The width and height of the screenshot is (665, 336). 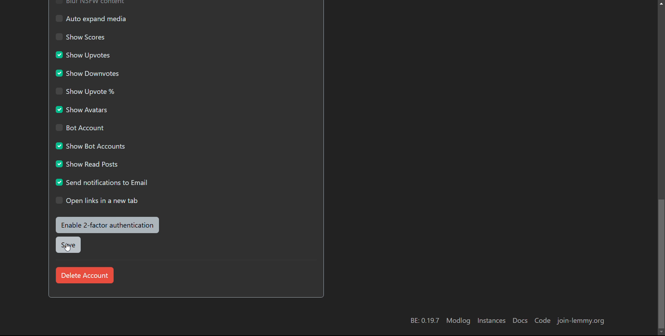 What do you see at coordinates (84, 275) in the screenshot?
I see `delete account` at bounding box center [84, 275].